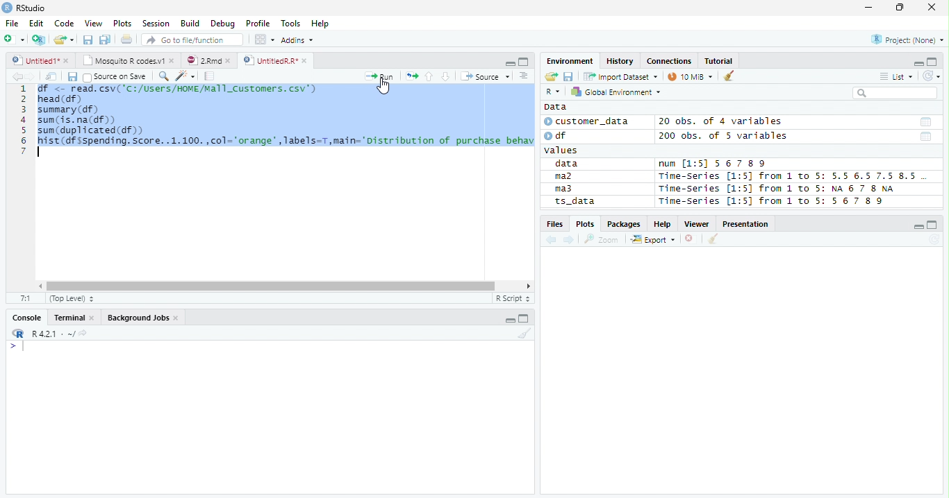 This screenshot has width=949, height=498. Describe the element at coordinates (15, 76) in the screenshot. I see `Previous` at that location.